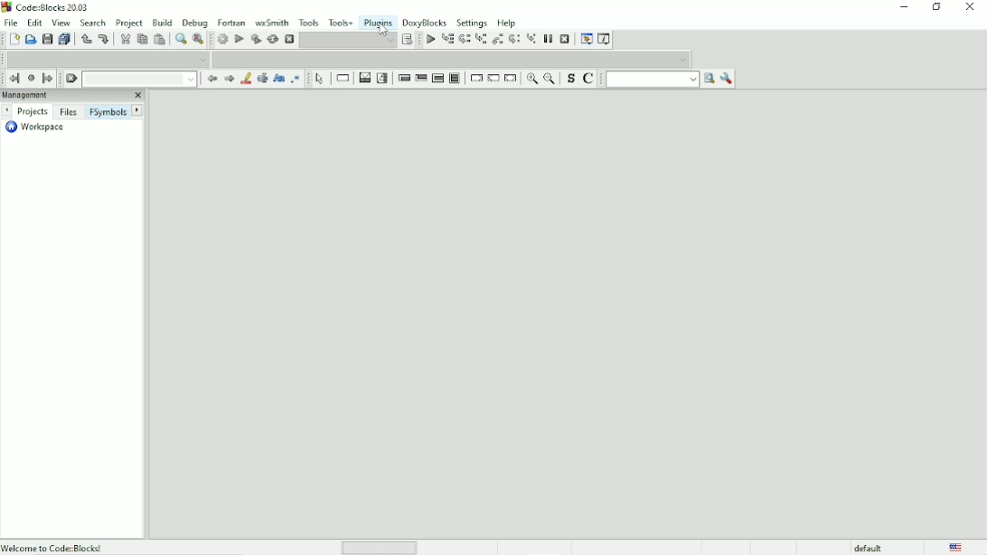  What do you see at coordinates (310, 22) in the screenshot?
I see `Tools` at bounding box center [310, 22].